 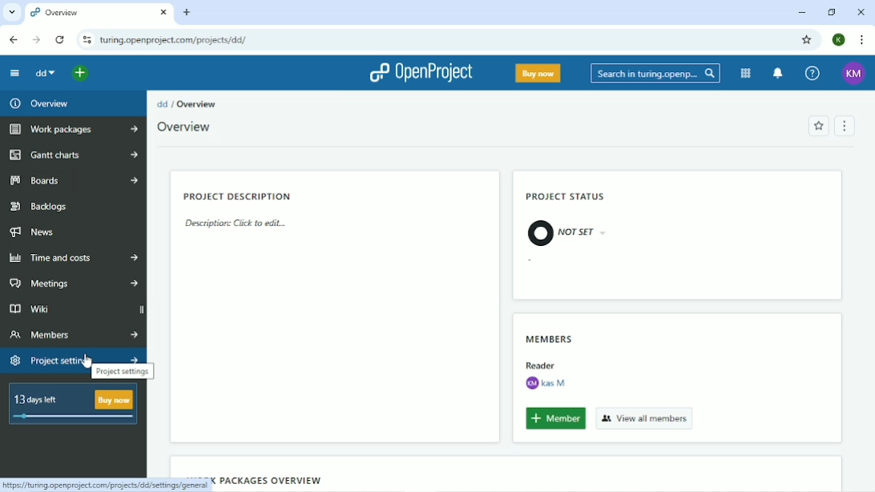 What do you see at coordinates (36, 41) in the screenshot?
I see `Forward` at bounding box center [36, 41].